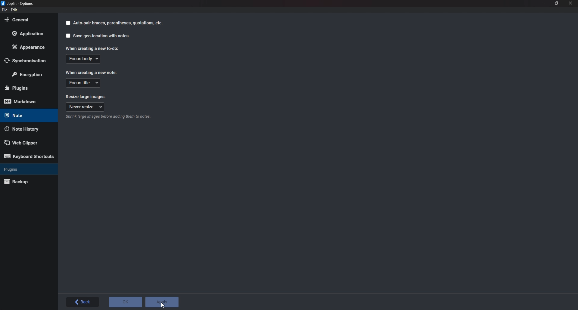  I want to click on Resize, so click(556, 3).